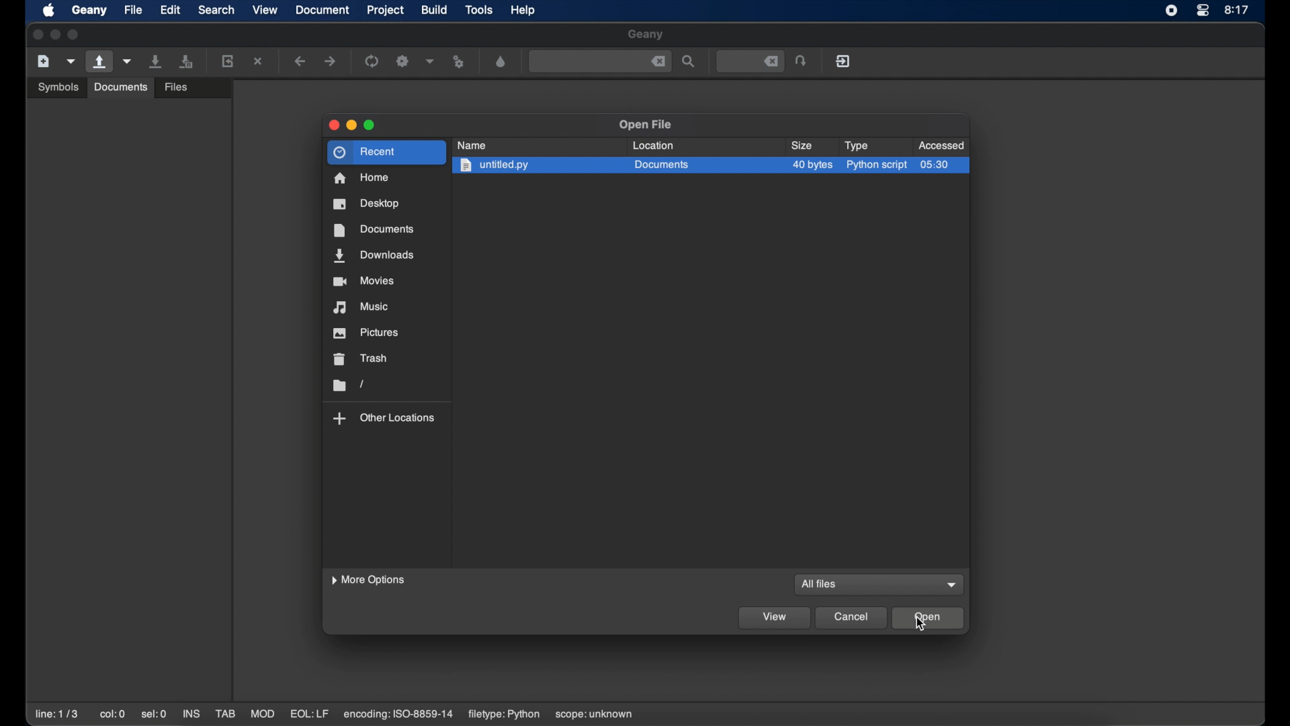  I want to click on mod, so click(263, 714).